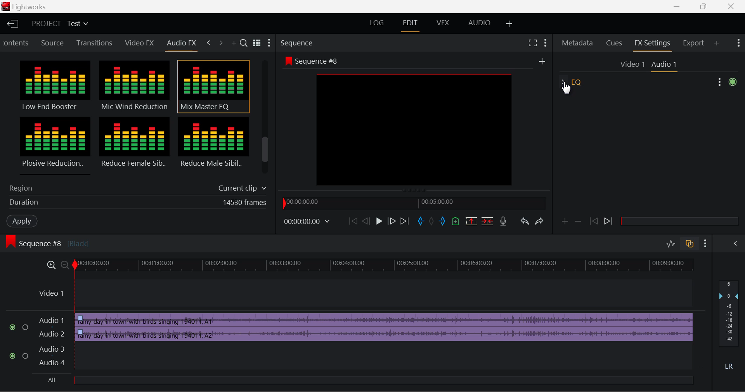  What do you see at coordinates (391, 222) in the screenshot?
I see `Go Forward` at bounding box center [391, 222].